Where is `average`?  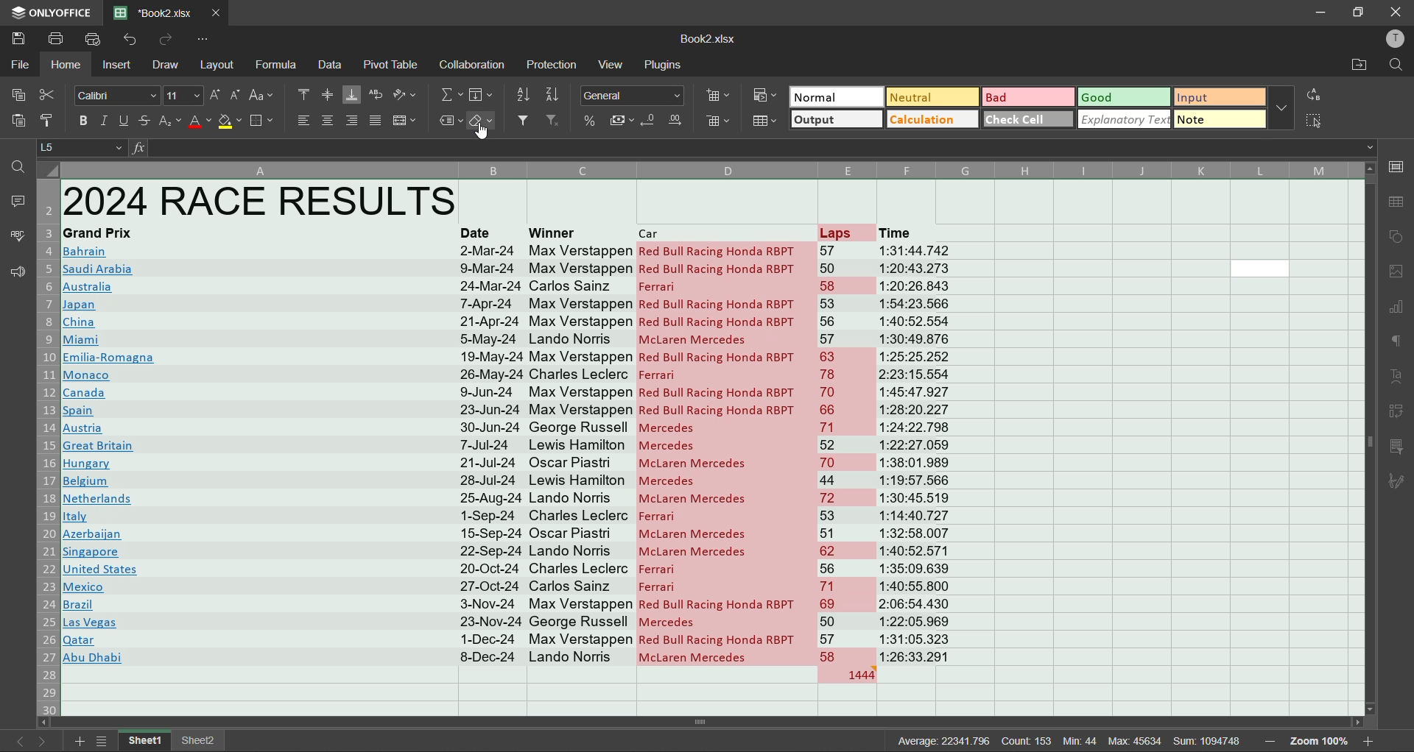
average is located at coordinates (942, 741).